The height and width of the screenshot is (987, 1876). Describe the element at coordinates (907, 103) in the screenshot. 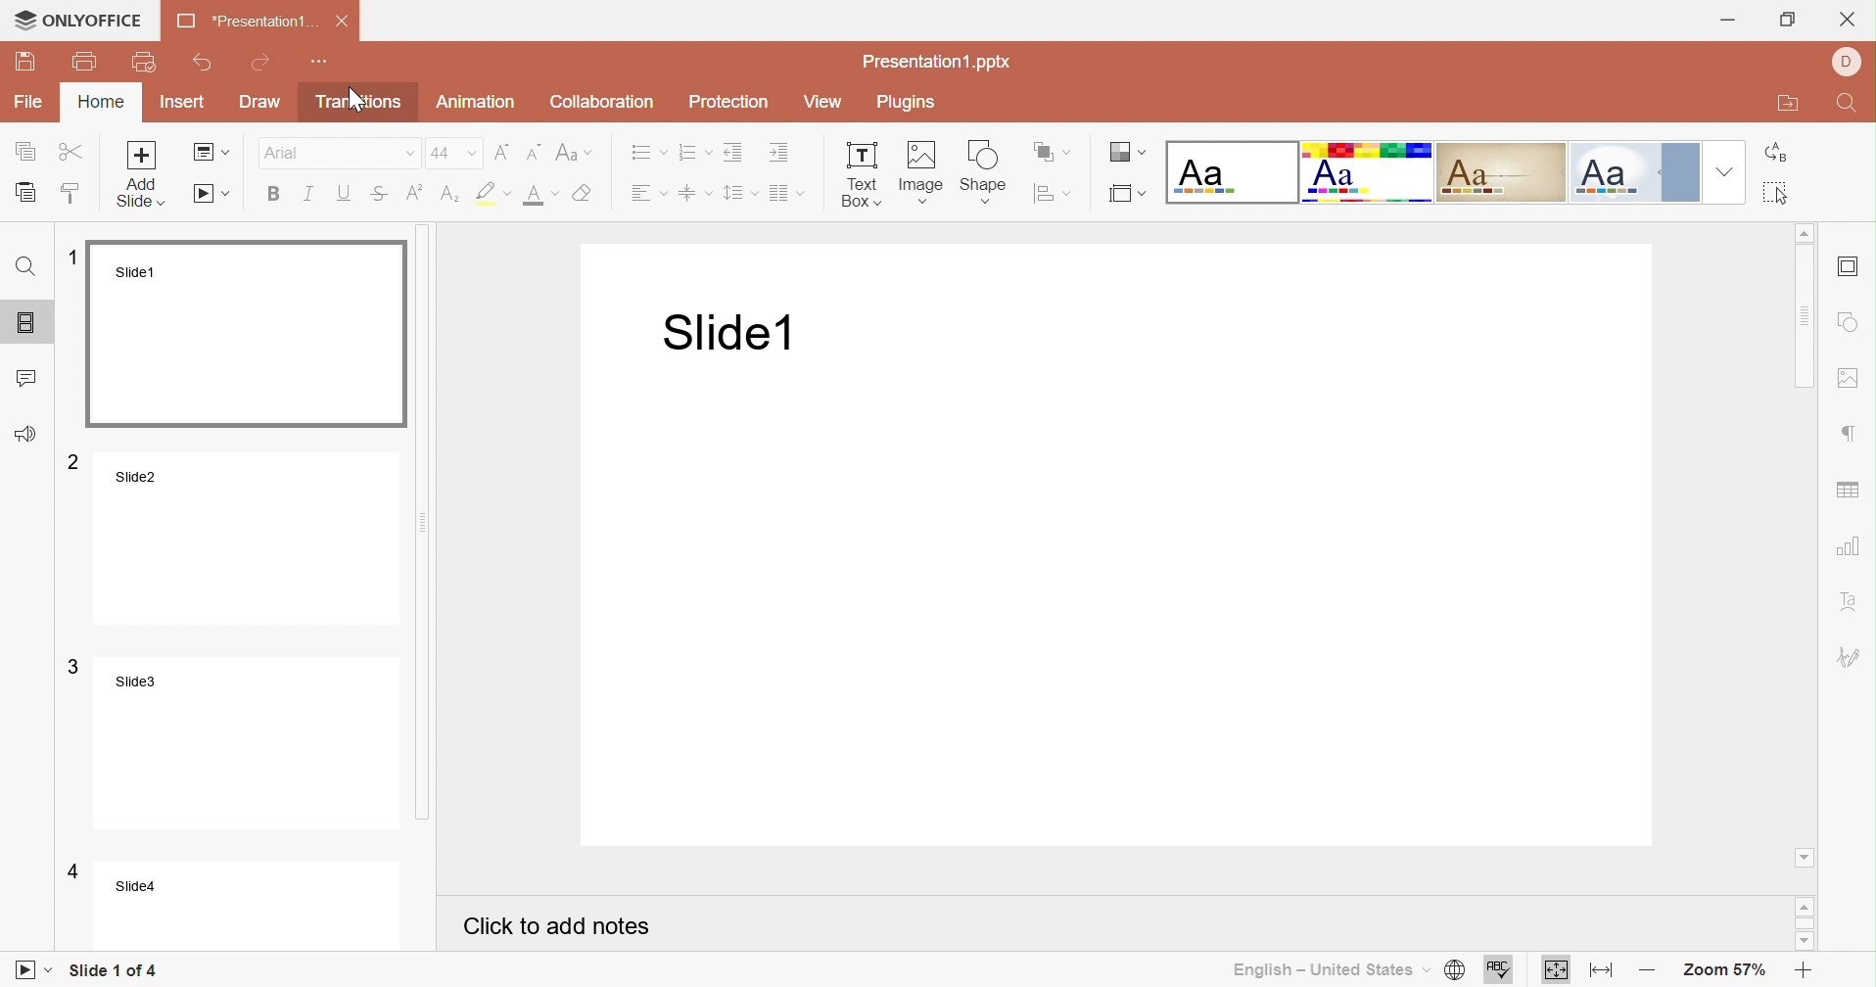

I see `Plugins` at that location.